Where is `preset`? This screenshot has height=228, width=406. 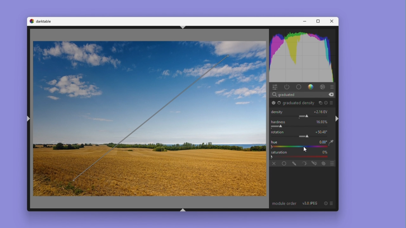 preset is located at coordinates (332, 203).